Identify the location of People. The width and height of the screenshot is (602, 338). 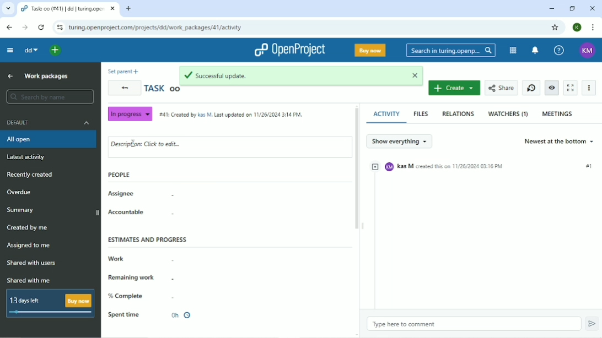
(119, 174).